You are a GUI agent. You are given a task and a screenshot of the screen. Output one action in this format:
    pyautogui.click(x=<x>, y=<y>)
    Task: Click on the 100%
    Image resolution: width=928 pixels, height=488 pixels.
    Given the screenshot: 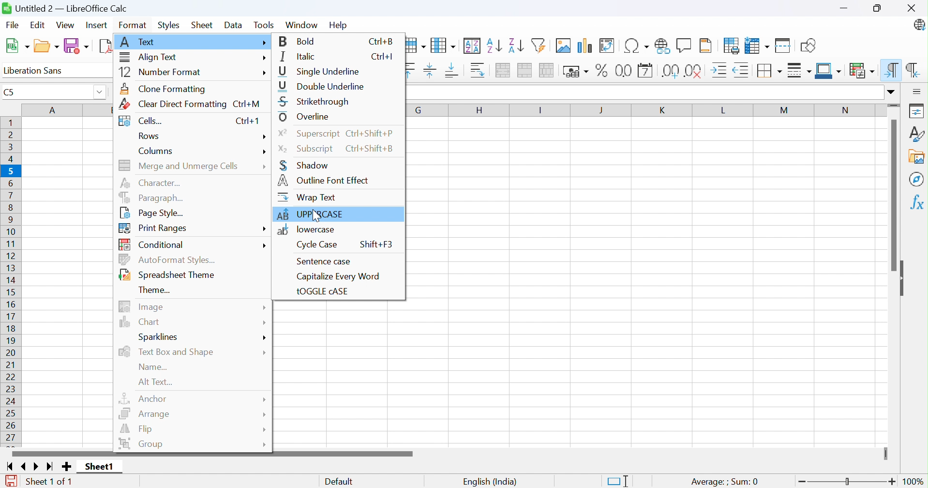 What is the action you would take?
    pyautogui.click(x=914, y=482)
    